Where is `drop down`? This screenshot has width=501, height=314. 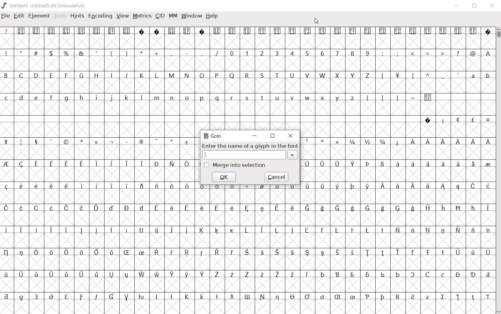 drop down is located at coordinates (293, 155).